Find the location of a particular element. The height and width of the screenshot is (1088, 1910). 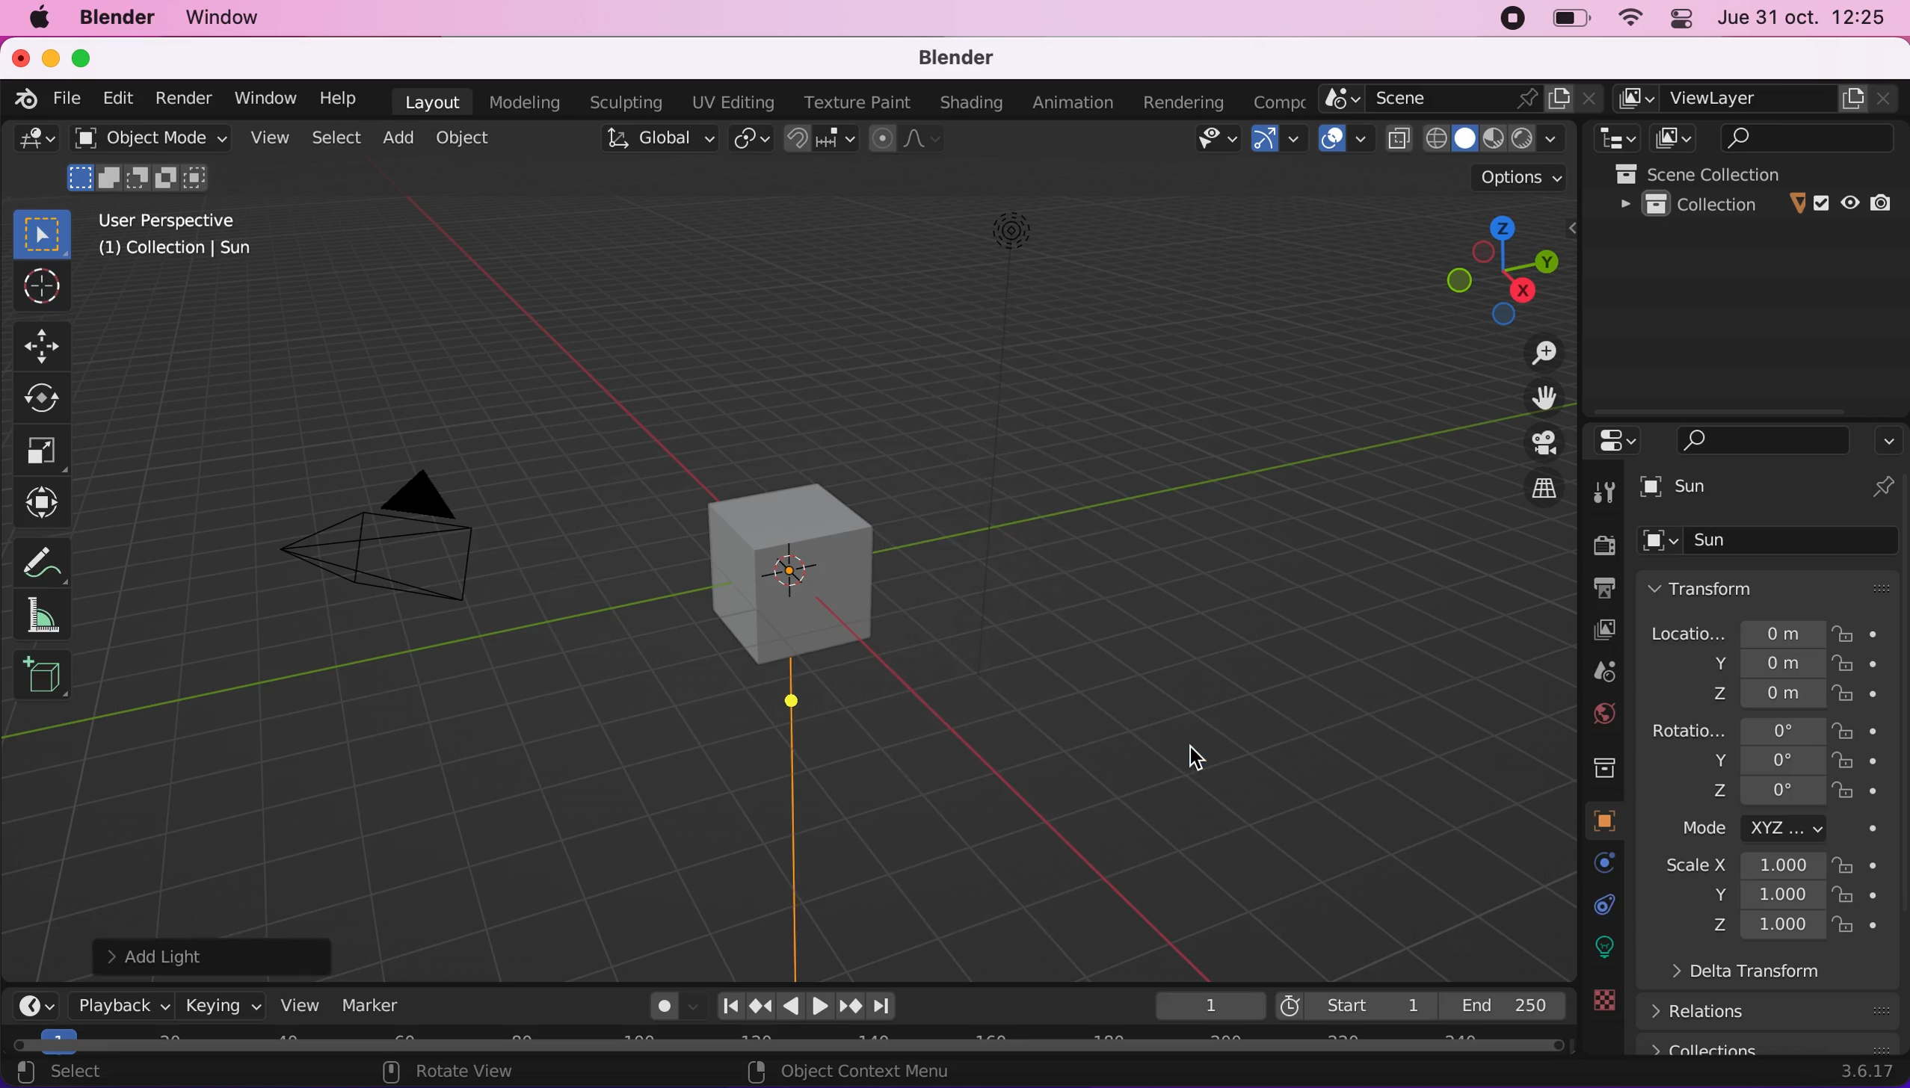

end 250 is located at coordinates (1503, 1003).